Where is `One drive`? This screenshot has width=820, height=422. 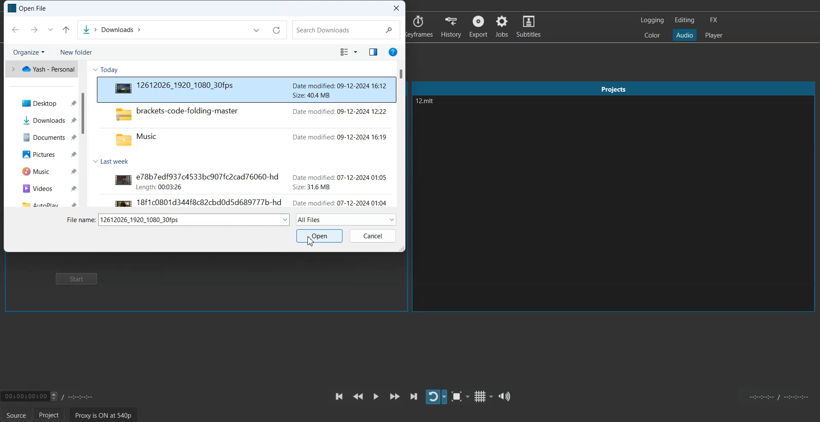
One drive is located at coordinates (41, 69).